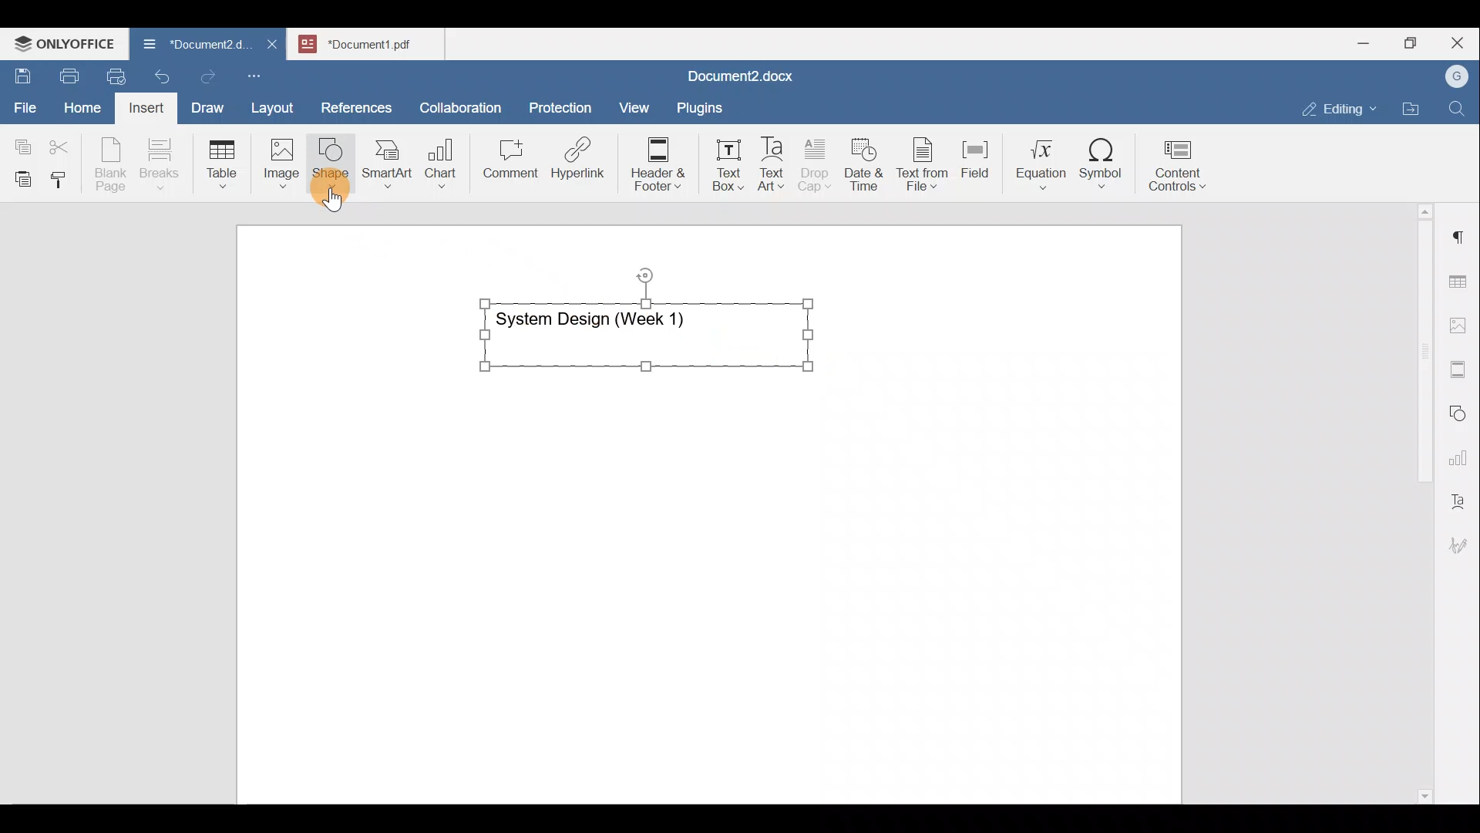 The width and height of the screenshot is (1480, 833). I want to click on Text Art settings, so click(1460, 495).